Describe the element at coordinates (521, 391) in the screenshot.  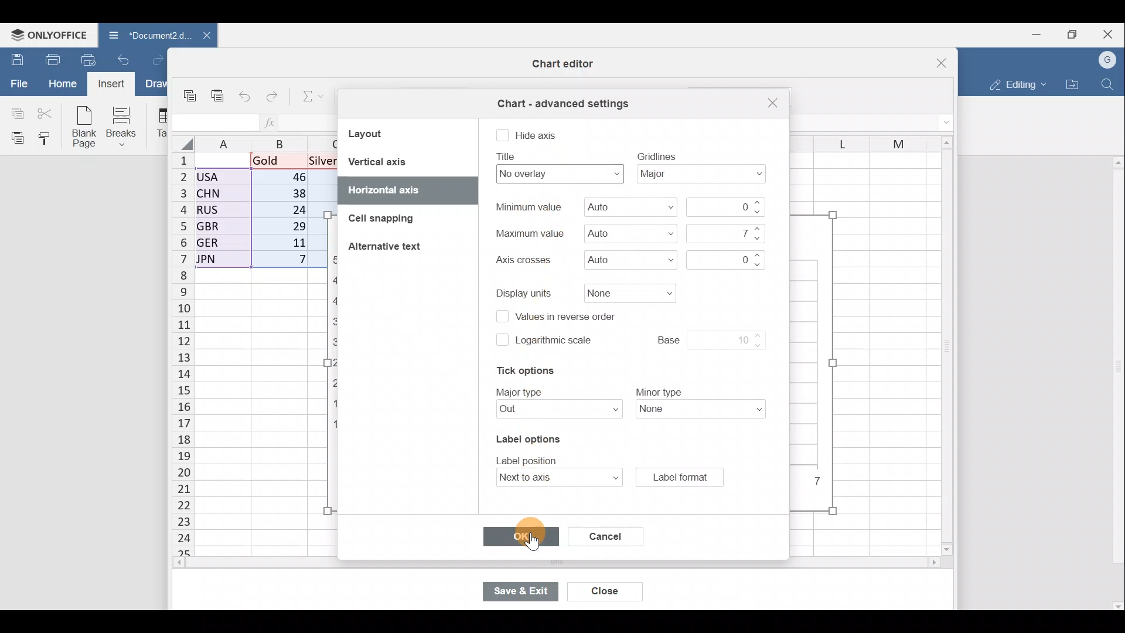
I see `text` at that location.